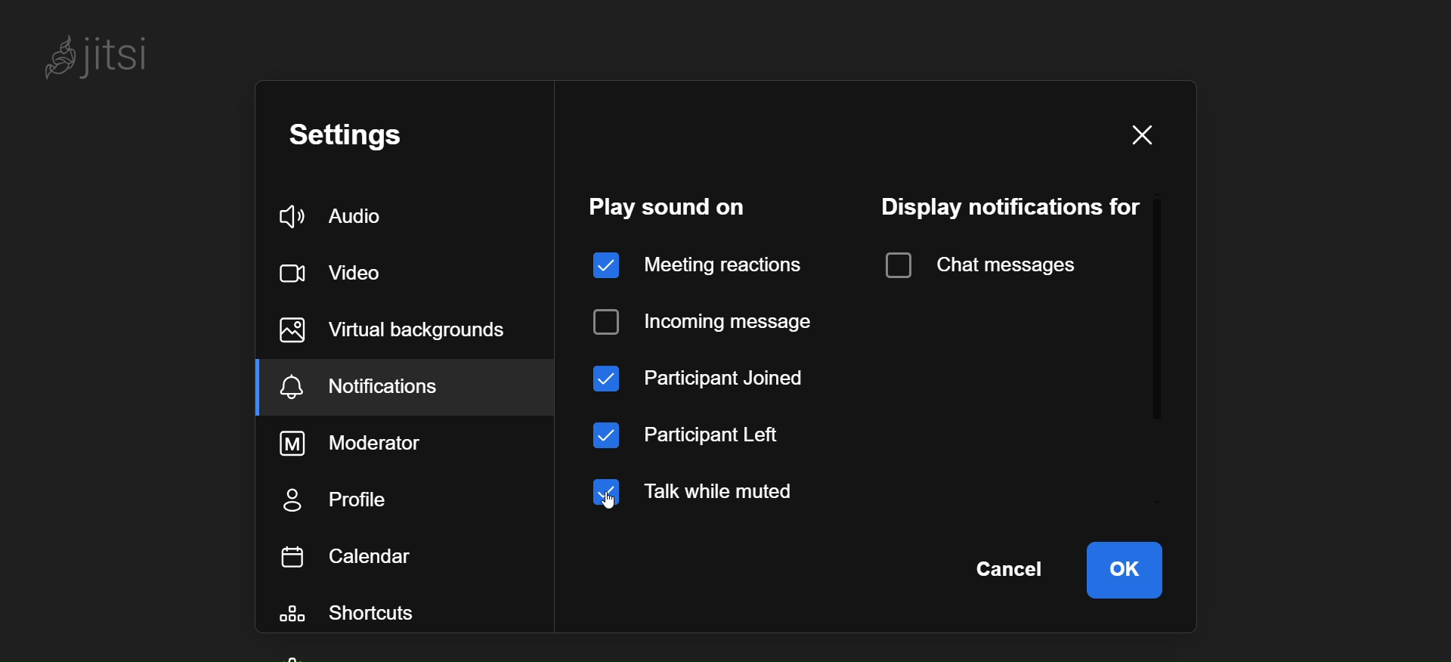 The image size is (1451, 662). Describe the element at coordinates (691, 261) in the screenshot. I see `meeting reaction` at that location.